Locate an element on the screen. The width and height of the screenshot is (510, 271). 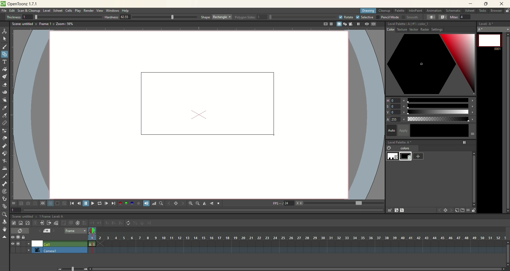
save as is located at coordinates (396, 210).